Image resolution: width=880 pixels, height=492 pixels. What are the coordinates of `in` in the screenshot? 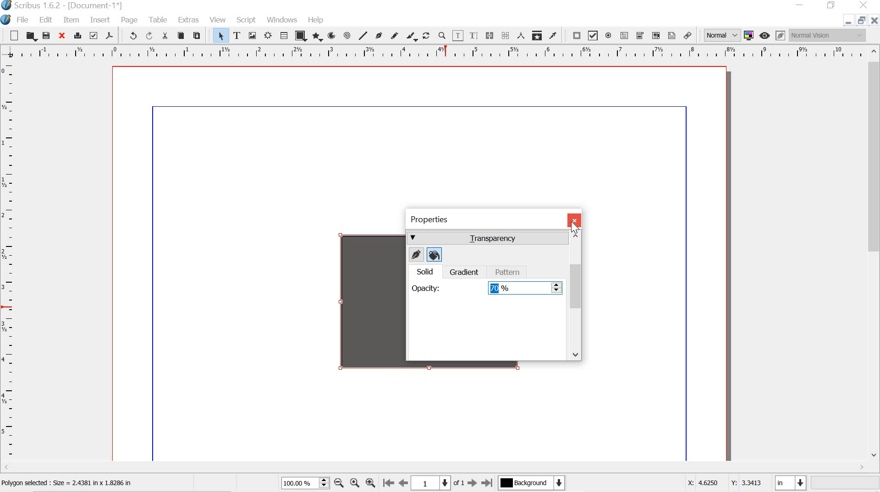 It's located at (790, 483).